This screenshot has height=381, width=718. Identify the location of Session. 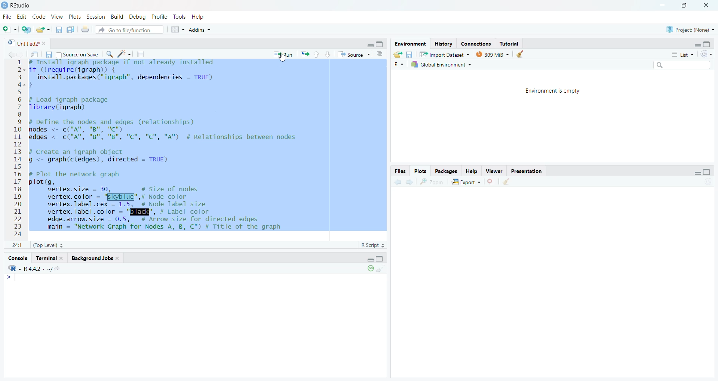
(95, 16).